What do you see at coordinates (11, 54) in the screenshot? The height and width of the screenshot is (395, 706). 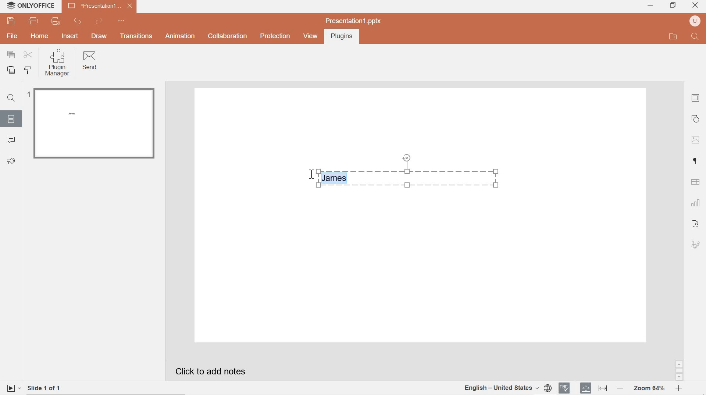 I see `copy` at bounding box center [11, 54].